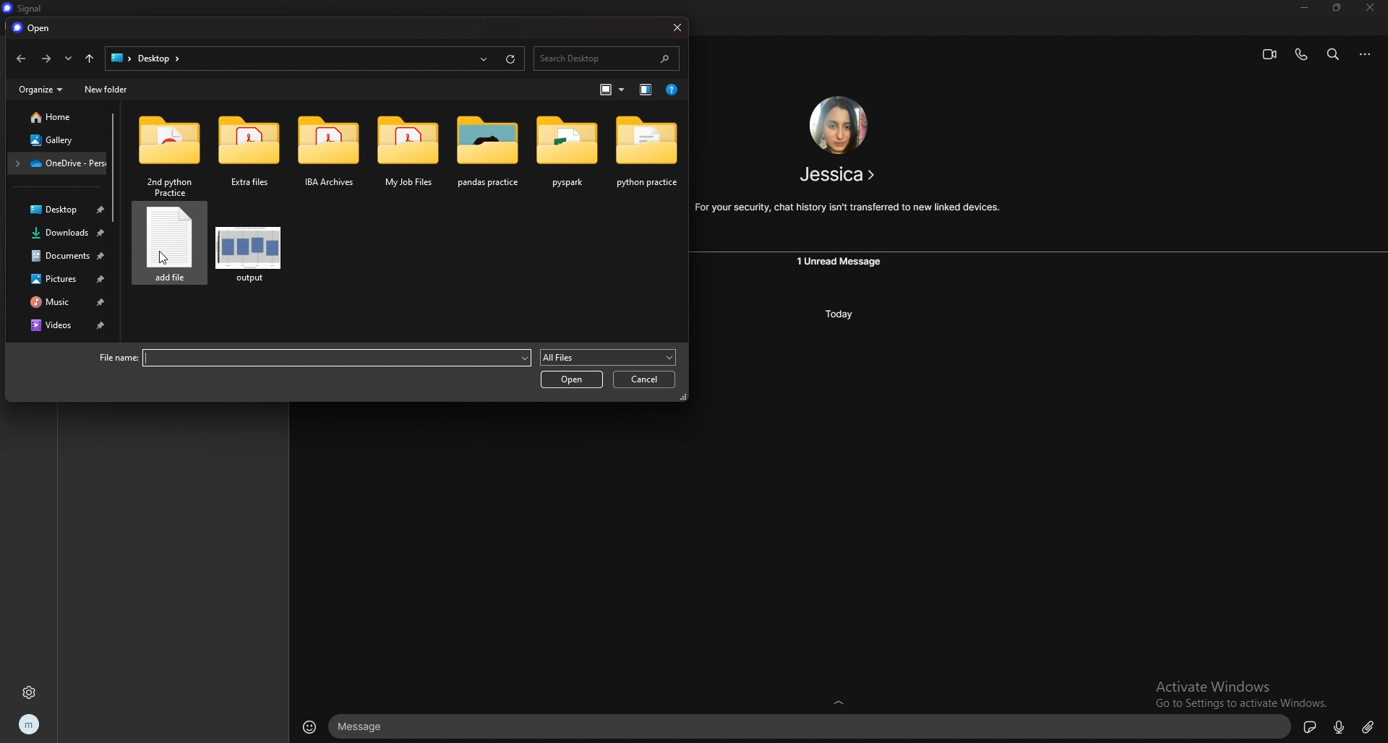 The height and width of the screenshot is (743, 1388). What do you see at coordinates (1366, 54) in the screenshot?
I see `options` at bounding box center [1366, 54].